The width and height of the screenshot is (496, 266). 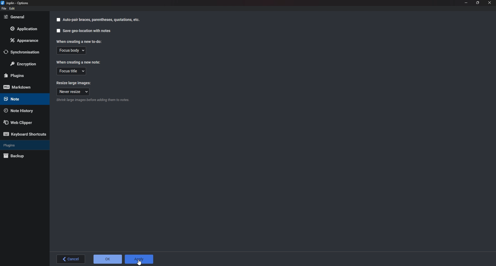 I want to click on Synchronization, so click(x=22, y=52).